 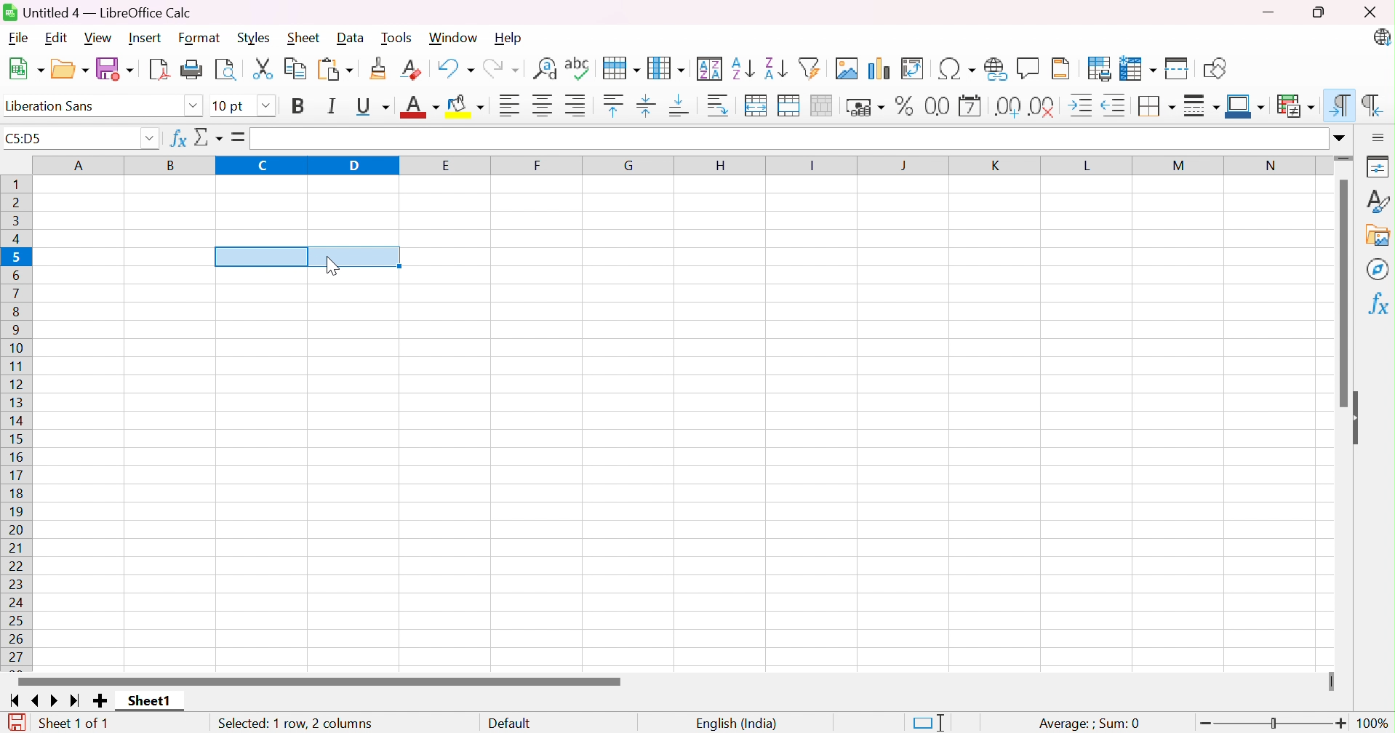 What do you see at coordinates (161, 68) in the screenshot?
I see `Export as PDF` at bounding box center [161, 68].